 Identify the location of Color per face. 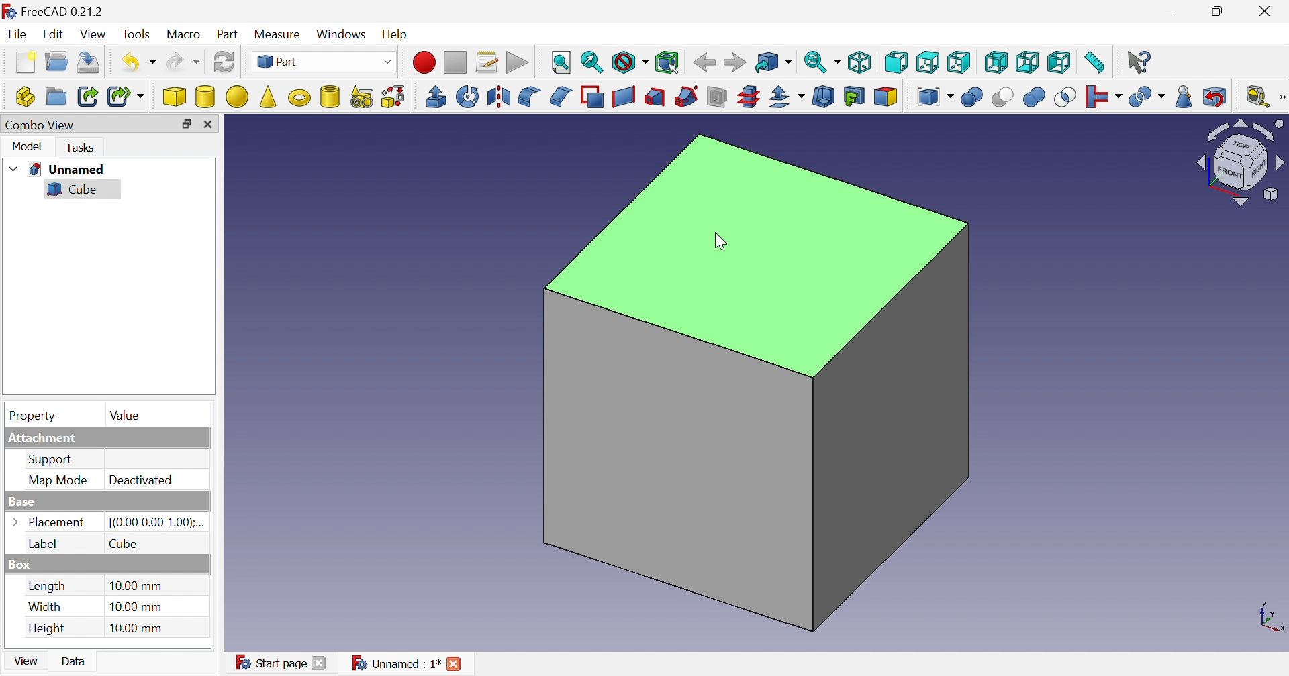
(888, 97).